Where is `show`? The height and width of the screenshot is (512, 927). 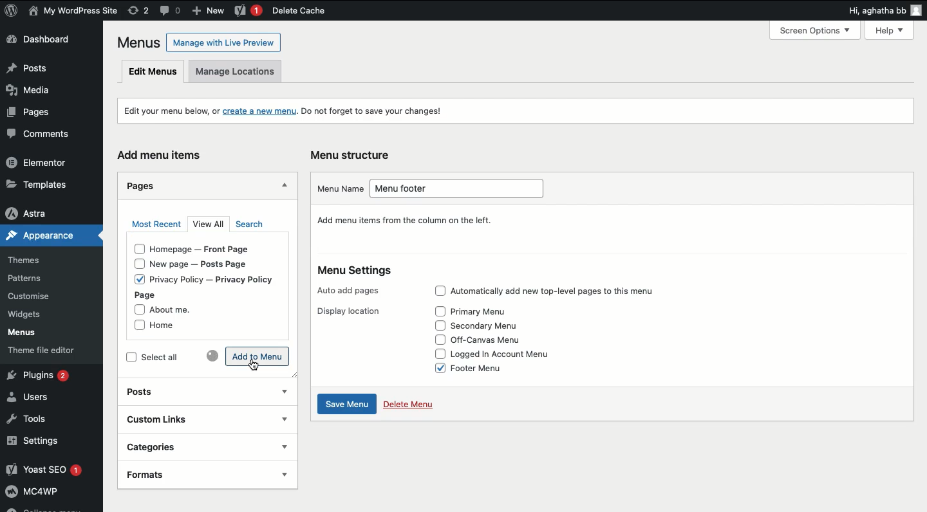
show is located at coordinates (283, 419).